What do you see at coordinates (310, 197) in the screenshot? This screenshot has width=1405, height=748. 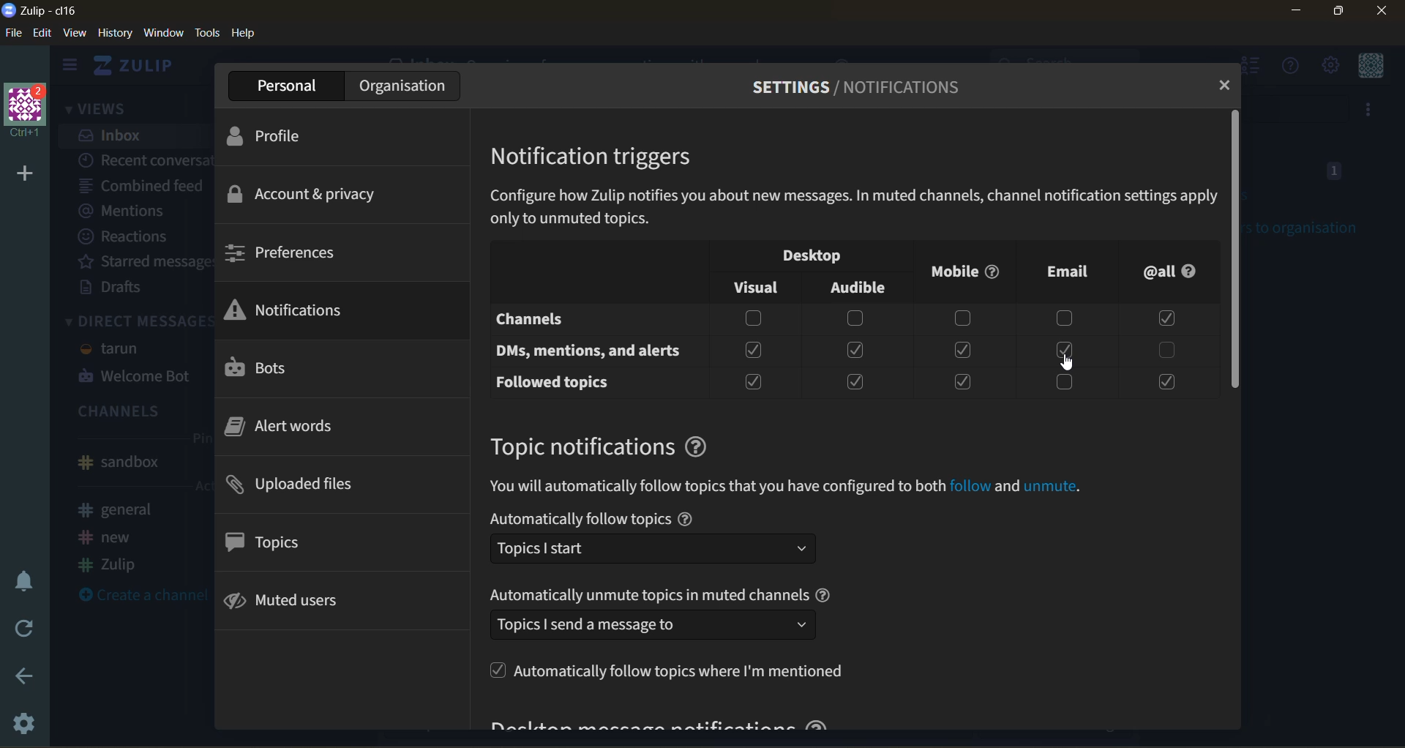 I see `account & privacy` at bounding box center [310, 197].